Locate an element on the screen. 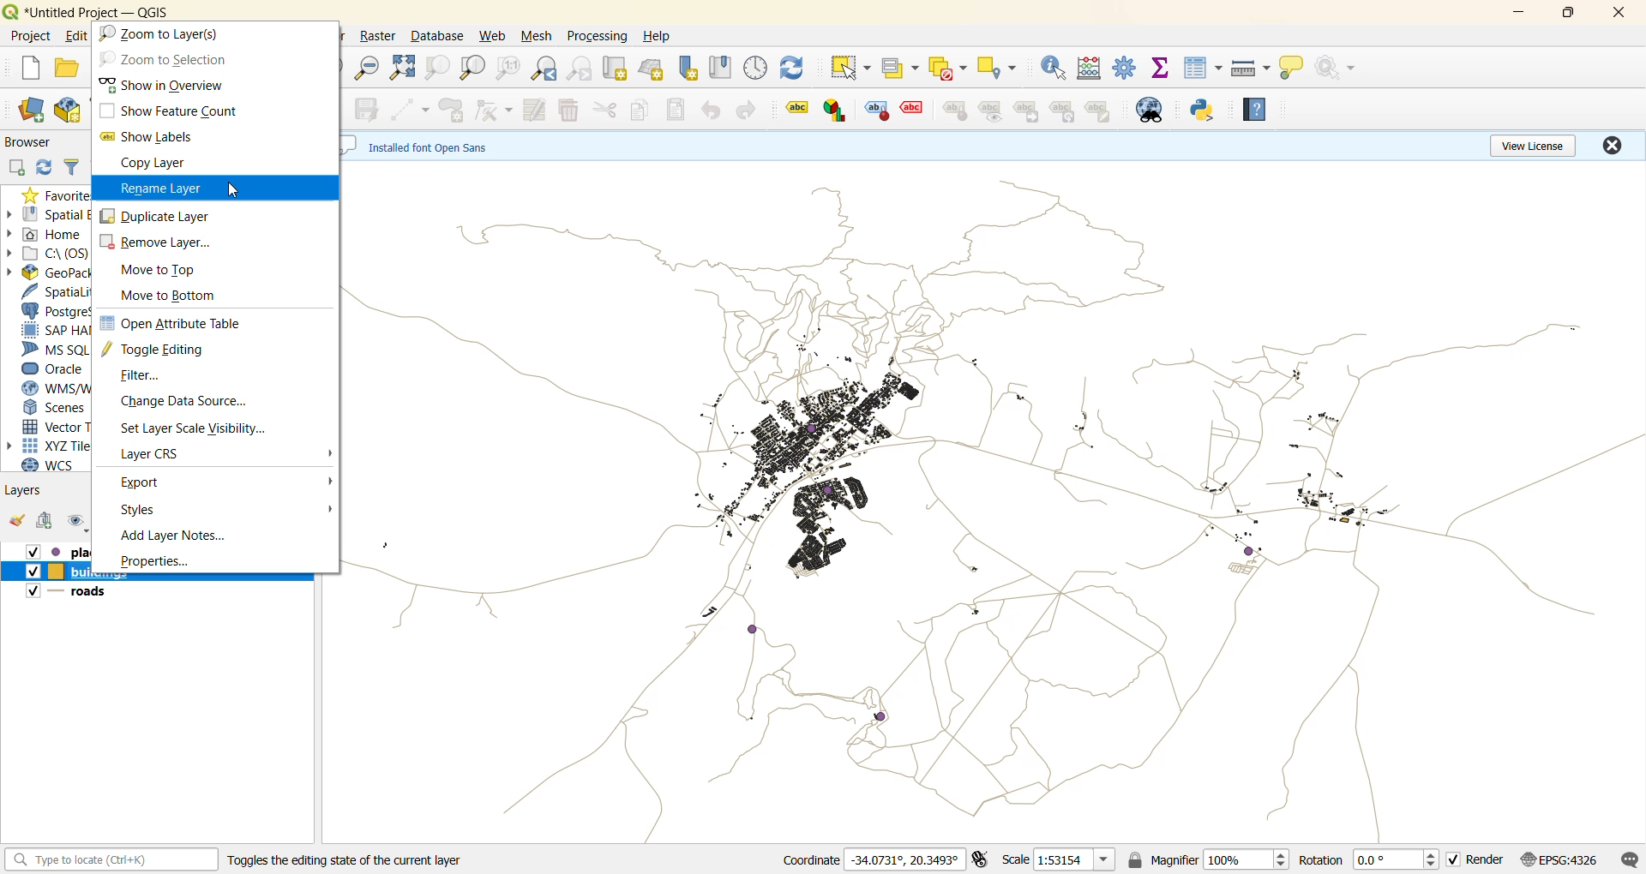  control panel is located at coordinates (757, 69).